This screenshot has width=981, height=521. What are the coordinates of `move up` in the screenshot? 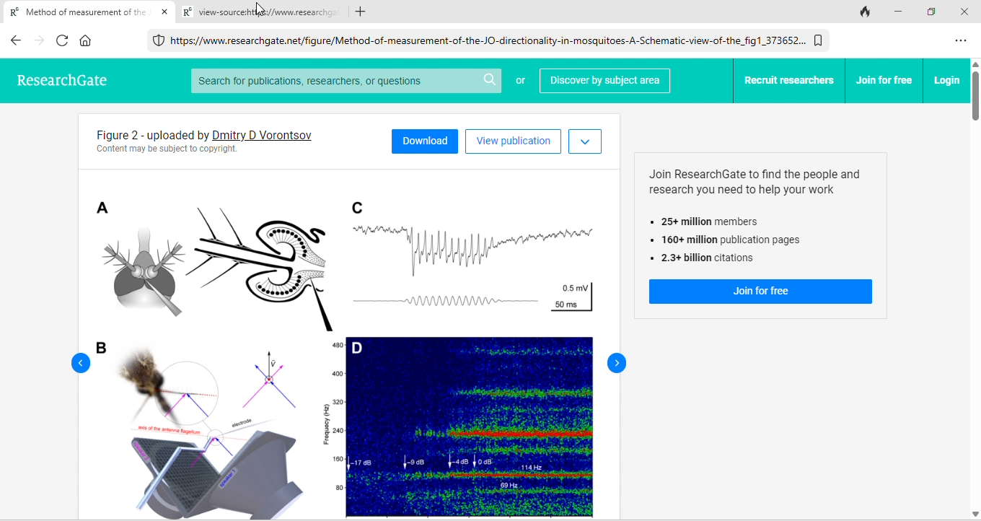 It's located at (975, 64).